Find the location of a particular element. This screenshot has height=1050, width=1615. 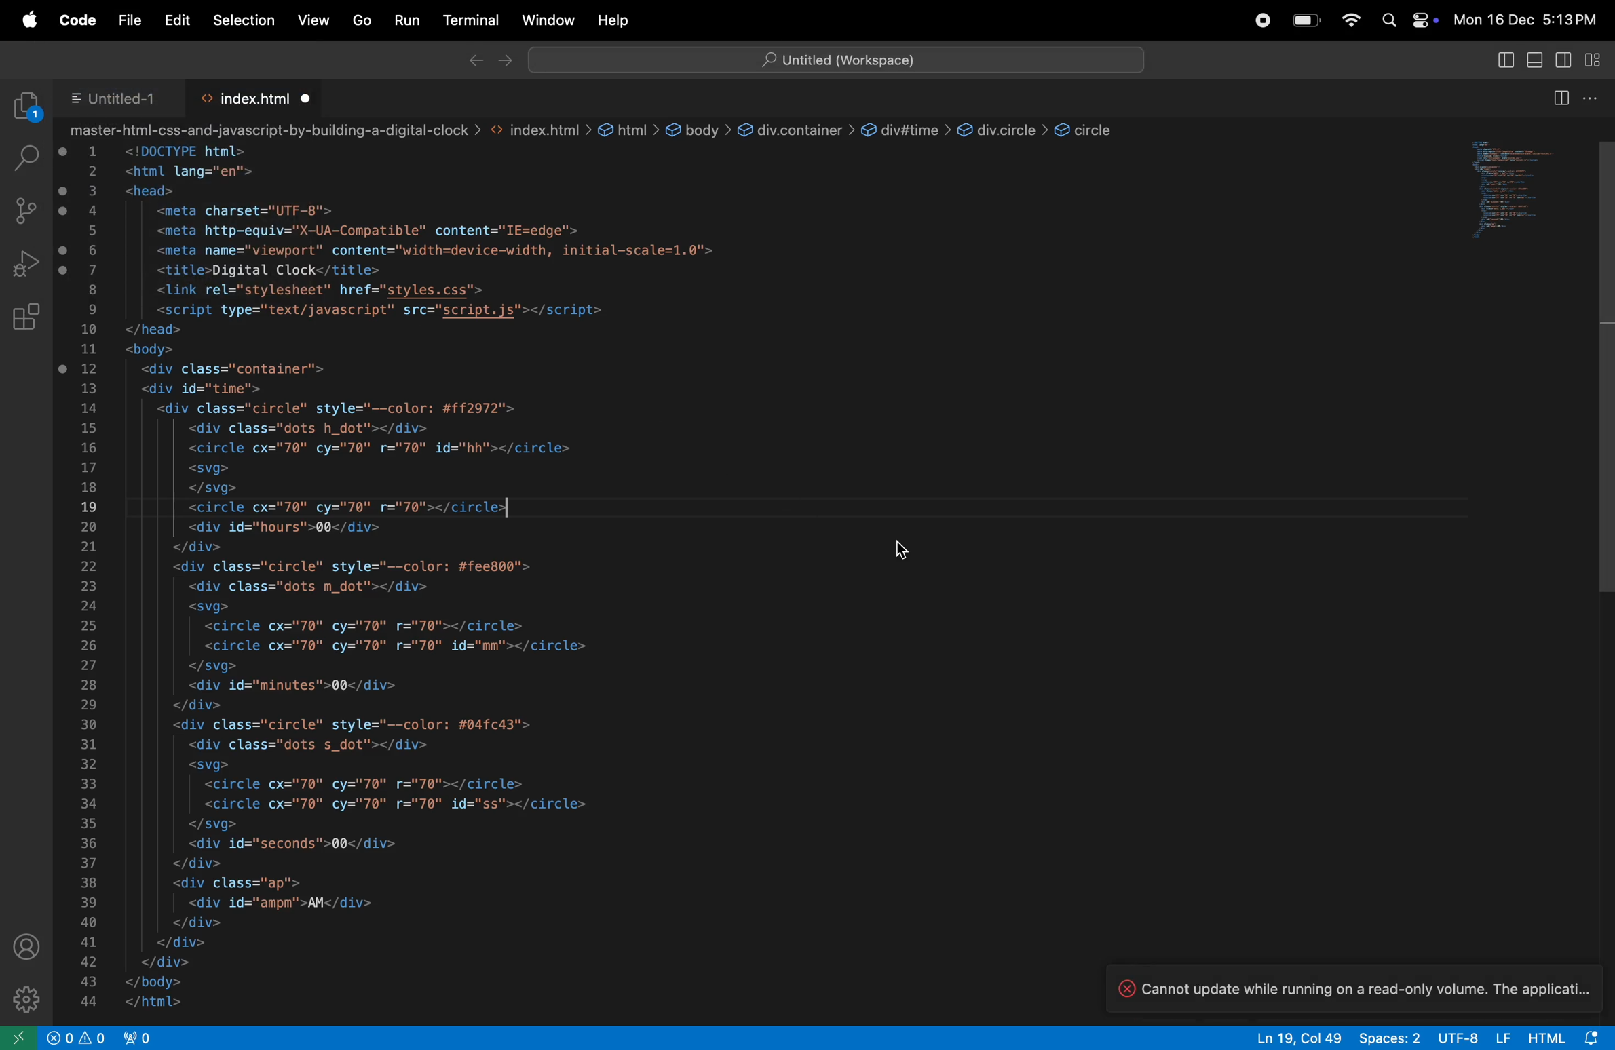

<div id="time"> is located at coordinates (207, 387).